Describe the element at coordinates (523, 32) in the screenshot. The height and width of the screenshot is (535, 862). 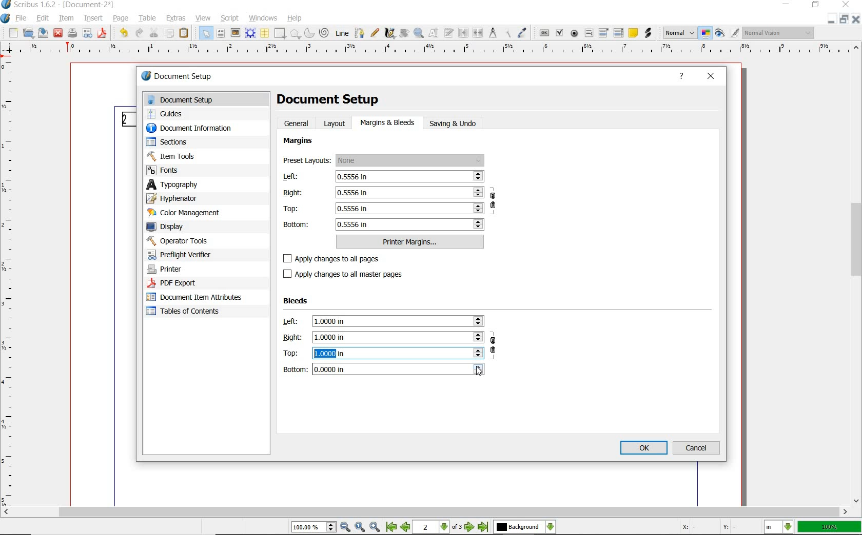
I see `eye dropper` at that location.